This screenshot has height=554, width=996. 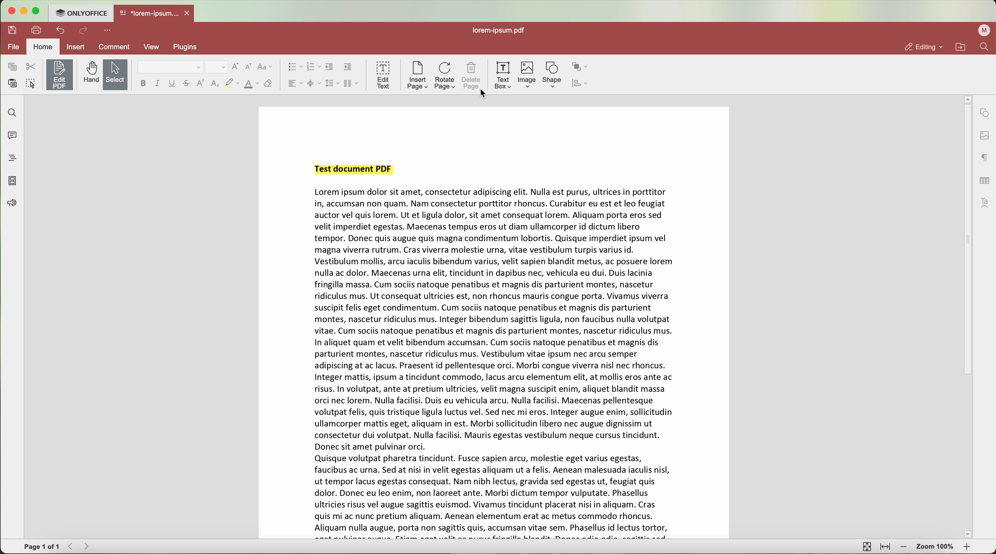 I want to click on find, so click(x=985, y=47).